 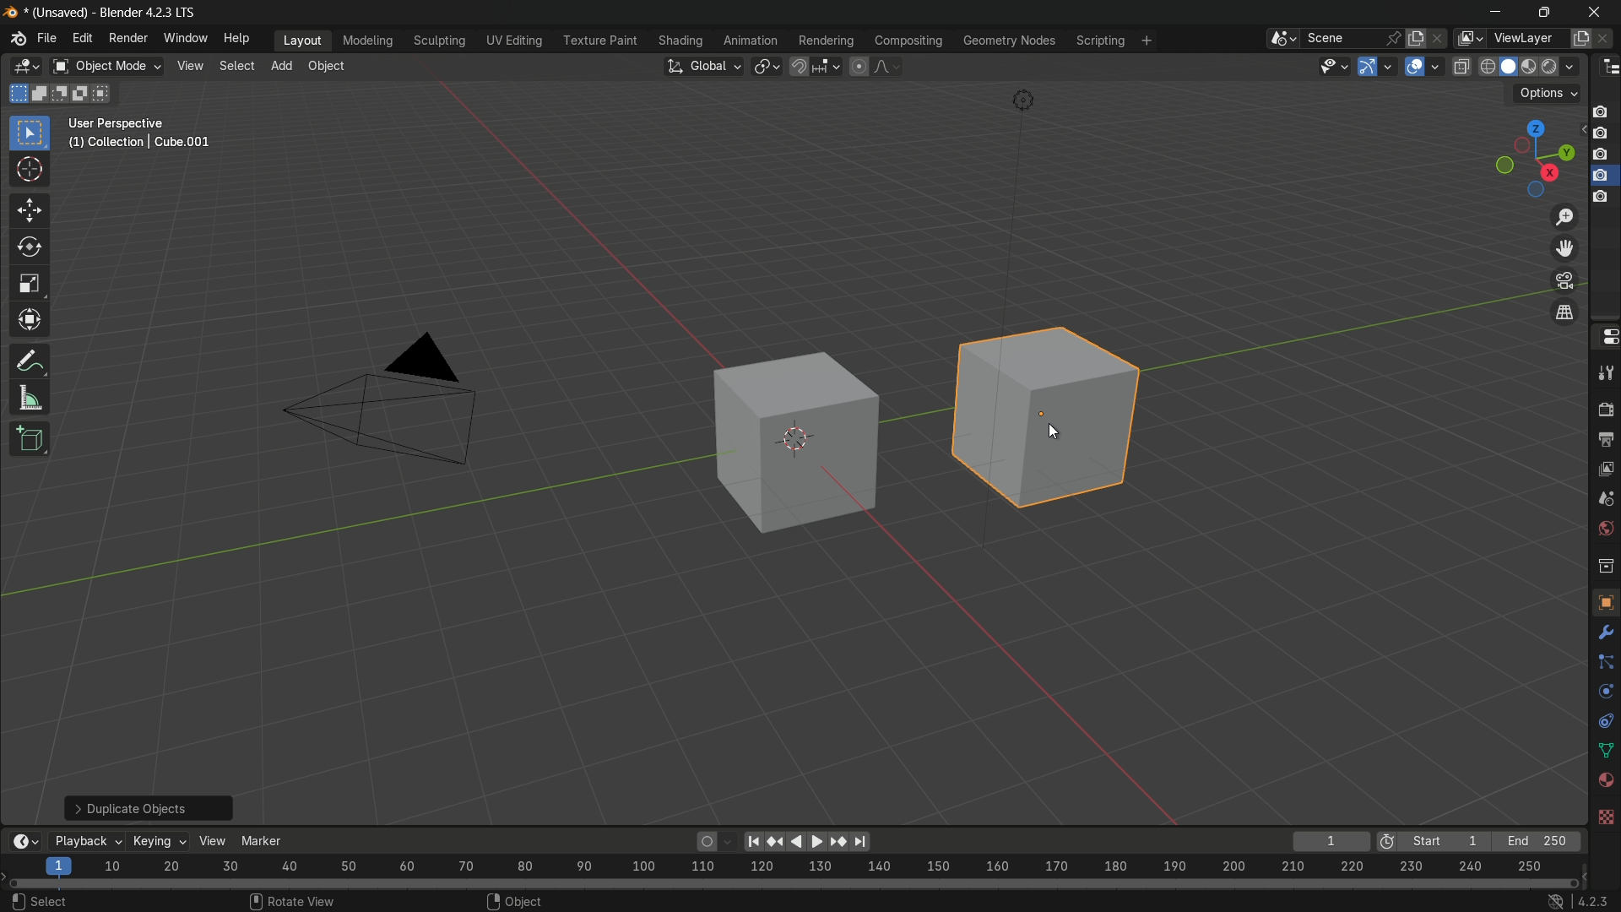 What do you see at coordinates (1605, 661) in the screenshot?
I see `particles` at bounding box center [1605, 661].